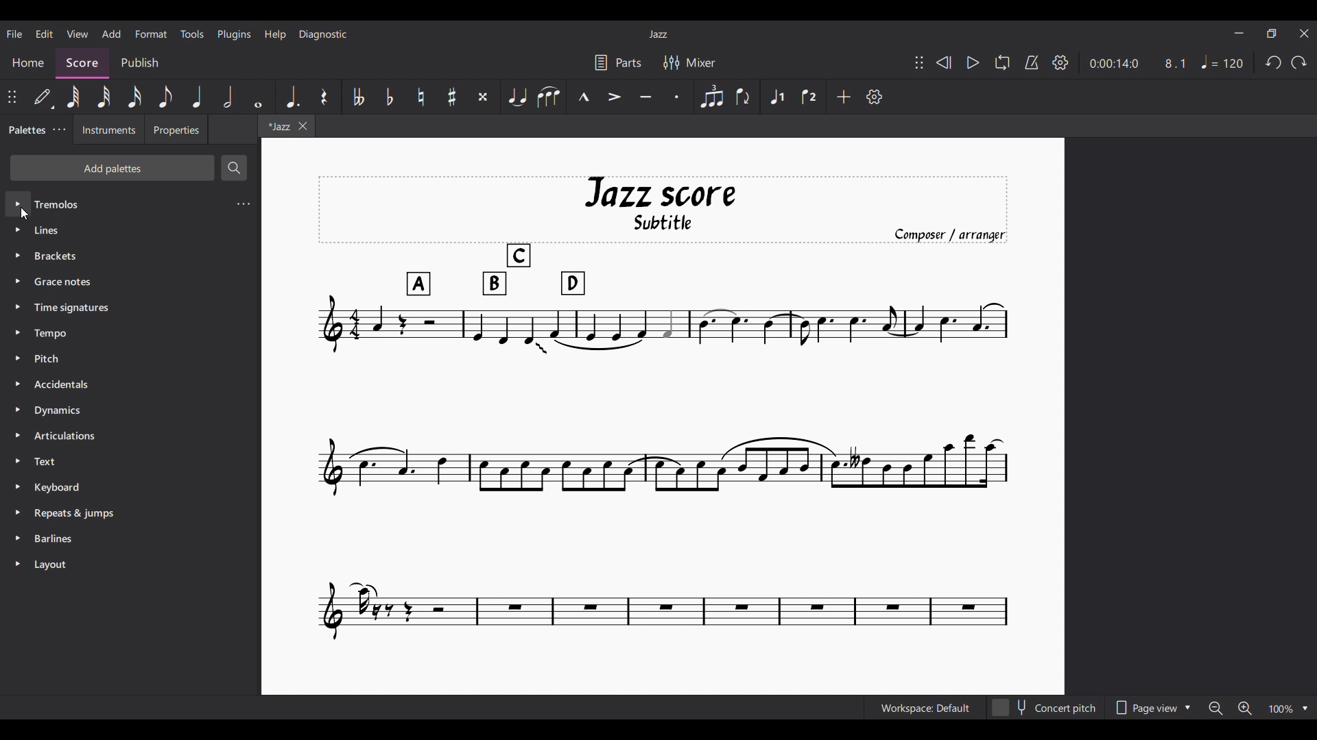 The image size is (1317, 740). I want to click on Tie, so click(517, 96).